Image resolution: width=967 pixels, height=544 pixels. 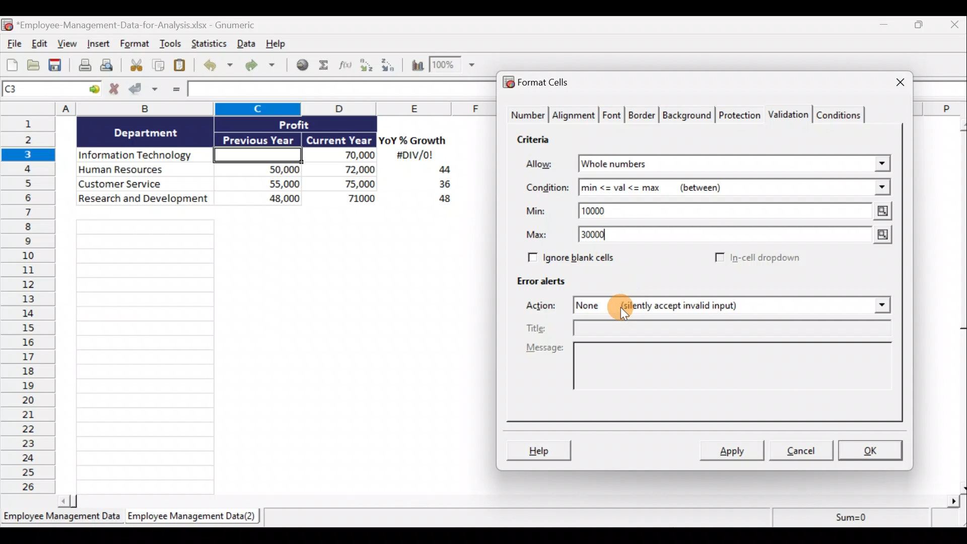 What do you see at coordinates (733, 451) in the screenshot?
I see `Apply` at bounding box center [733, 451].